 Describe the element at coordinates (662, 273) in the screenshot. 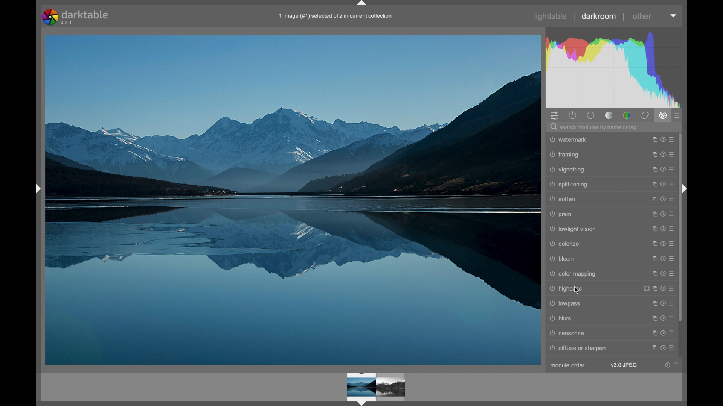

I see `more options` at that location.